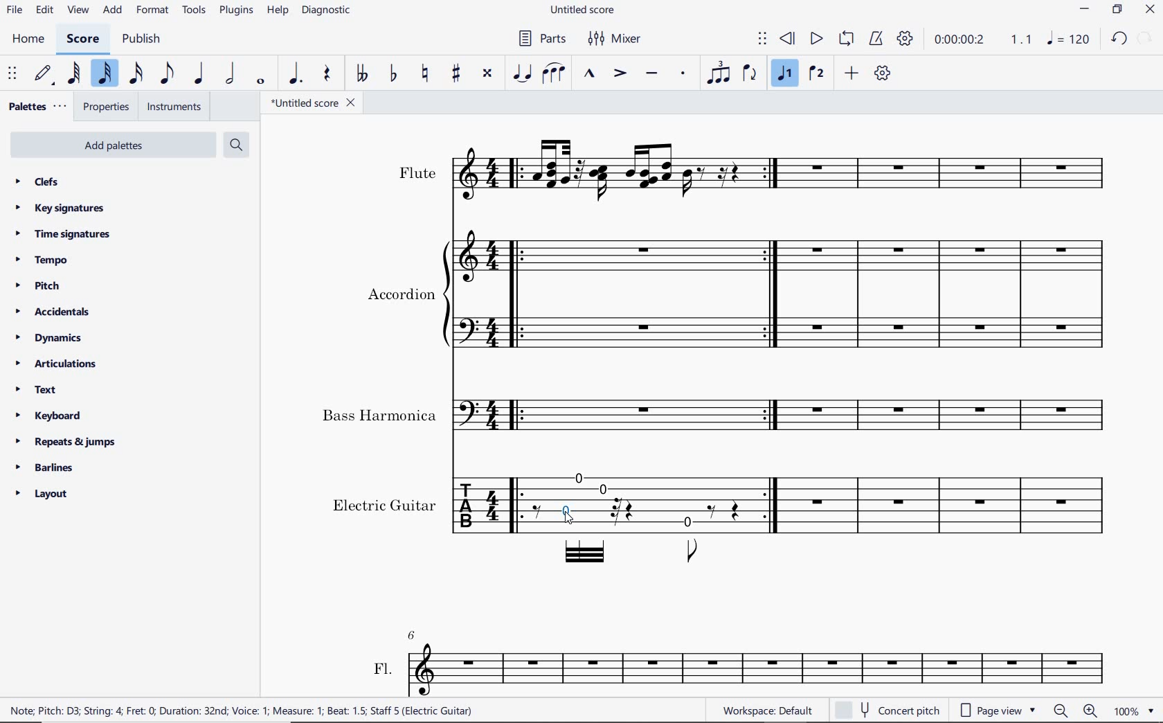  I want to click on staccato, so click(683, 74).